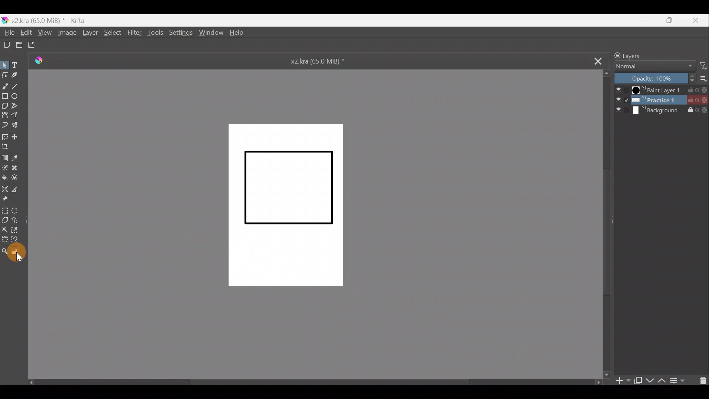  Describe the element at coordinates (17, 65) in the screenshot. I see `Text tool` at that location.